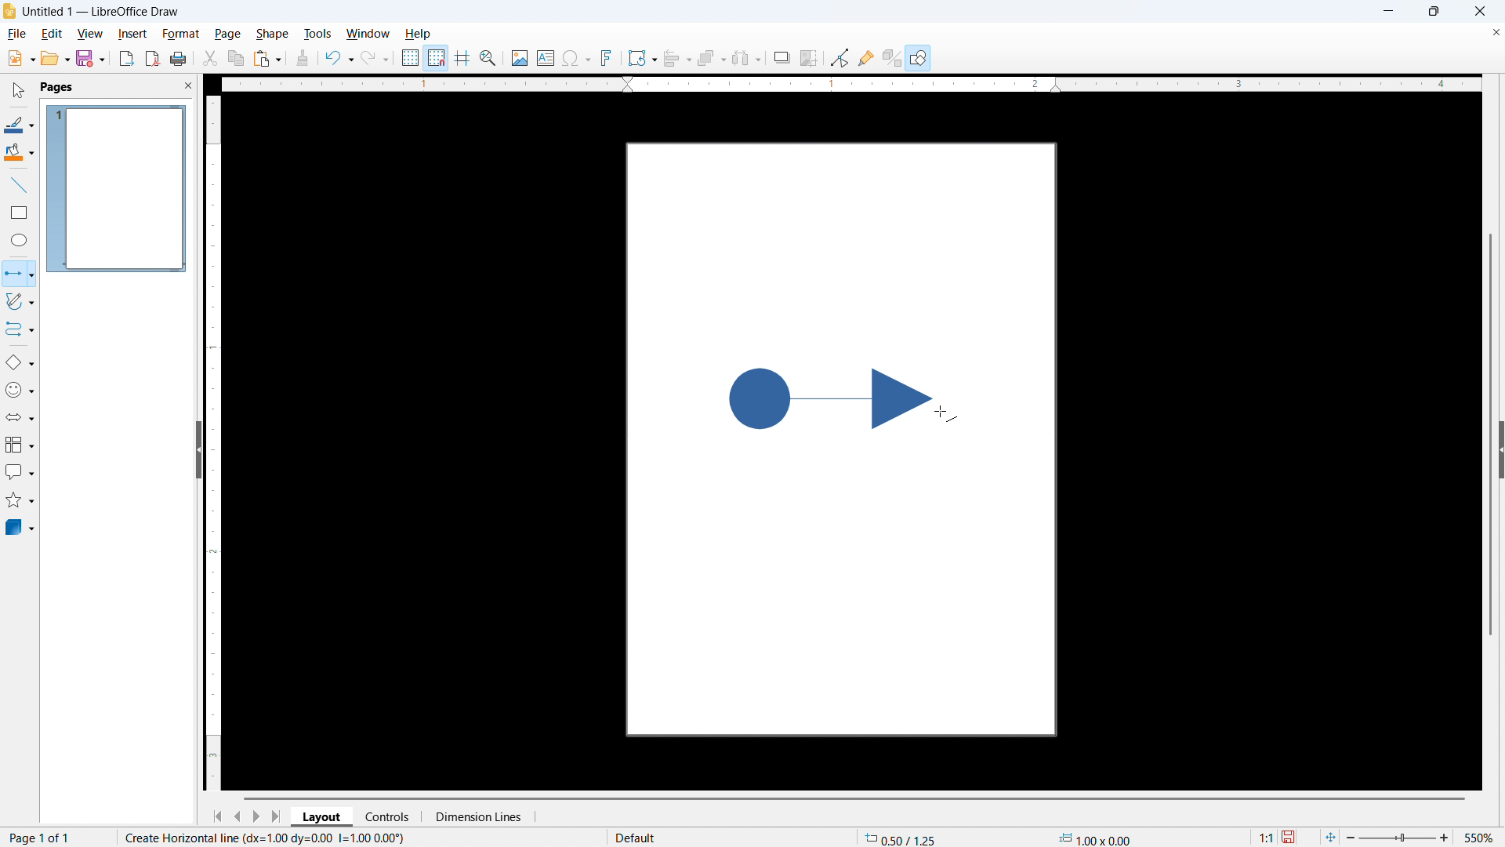  Describe the element at coordinates (20, 302) in the screenshot. I see `Curves and polygons ` at that location.